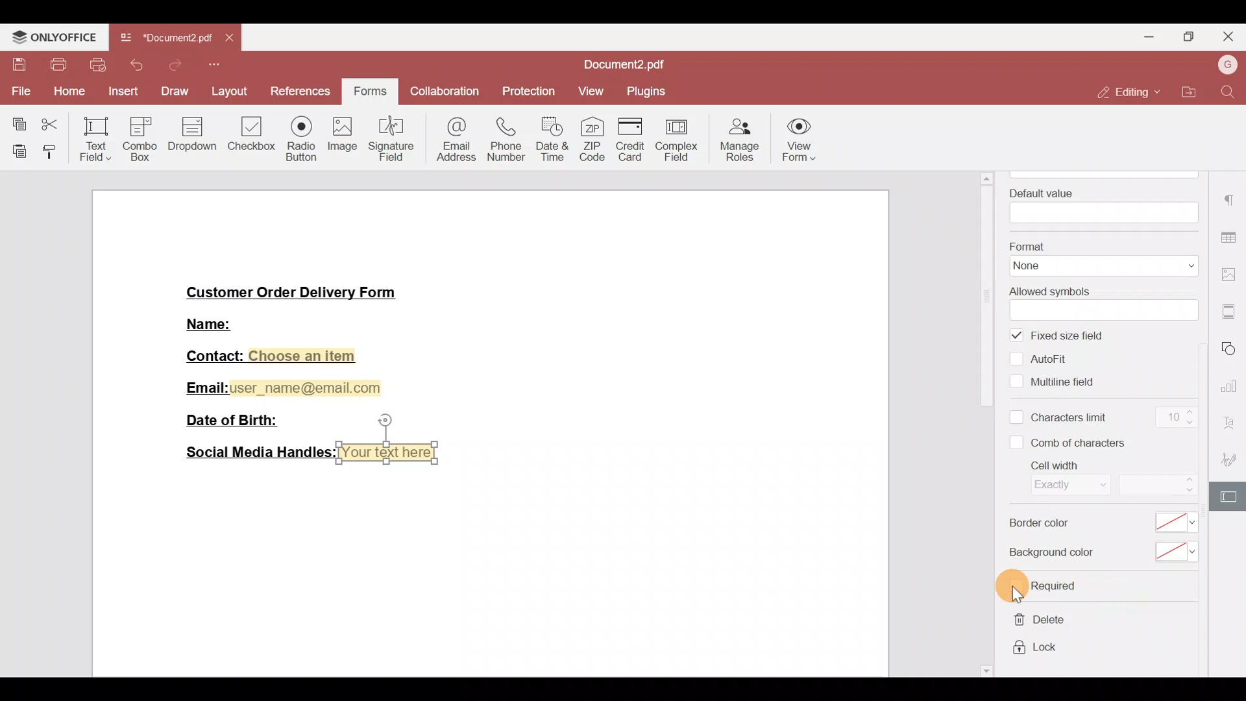 The image size is (1246, 701). What do you see at coordinates (1100, 203) in the screenshot?
I see `Default value` at bounding box center [1100, 203].